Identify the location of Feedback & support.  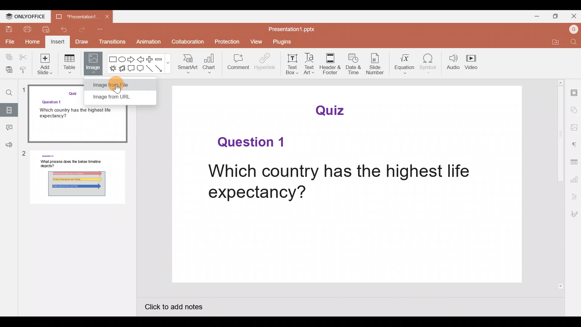
(7, 145).